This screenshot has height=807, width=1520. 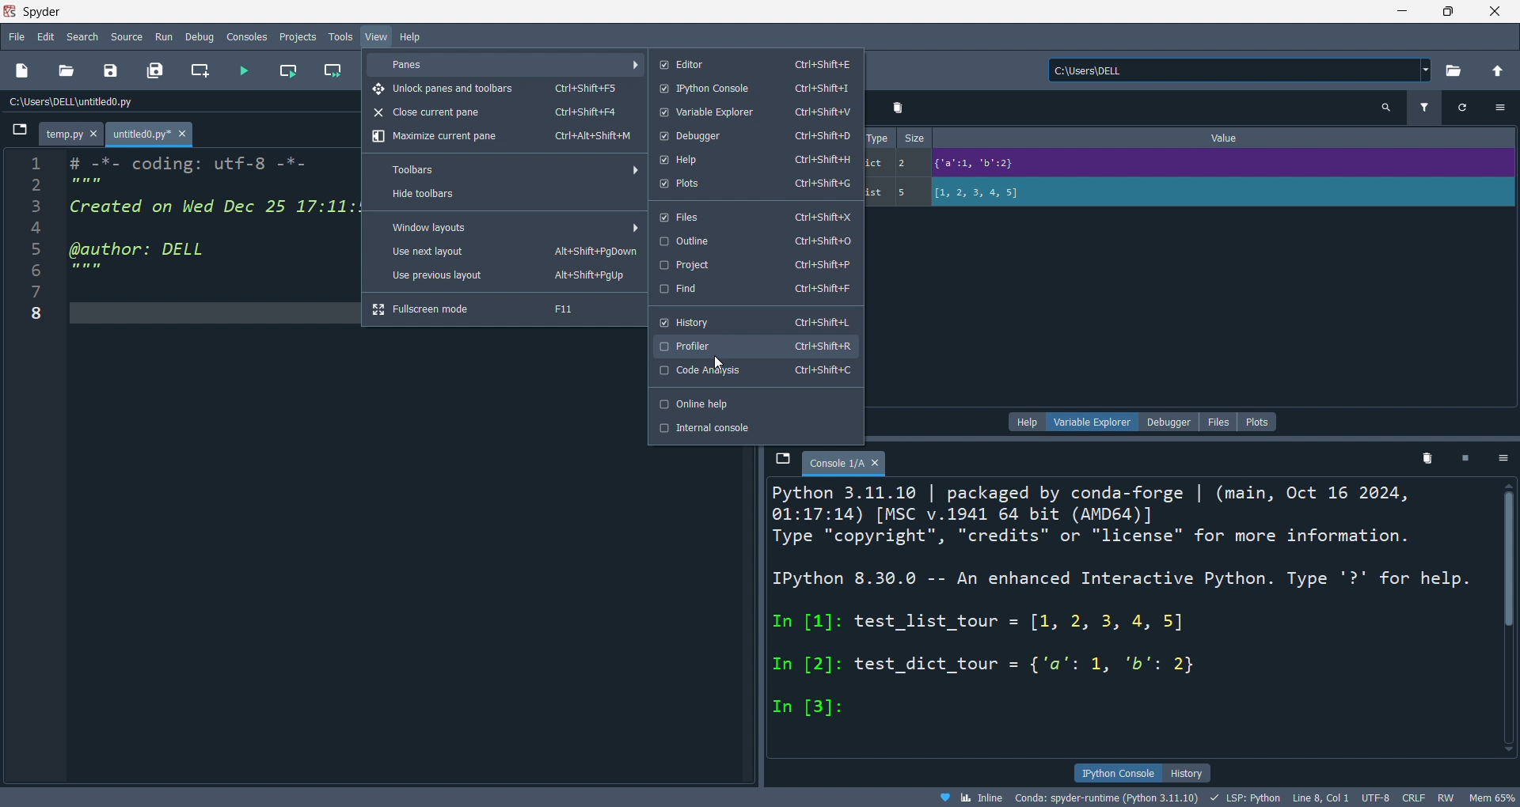 I want to click on minimize, so click(x=1400, y=12).